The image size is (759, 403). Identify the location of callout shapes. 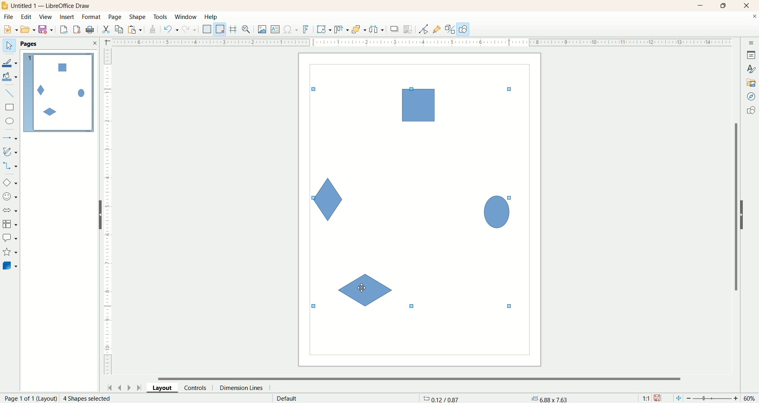
(10, 238).